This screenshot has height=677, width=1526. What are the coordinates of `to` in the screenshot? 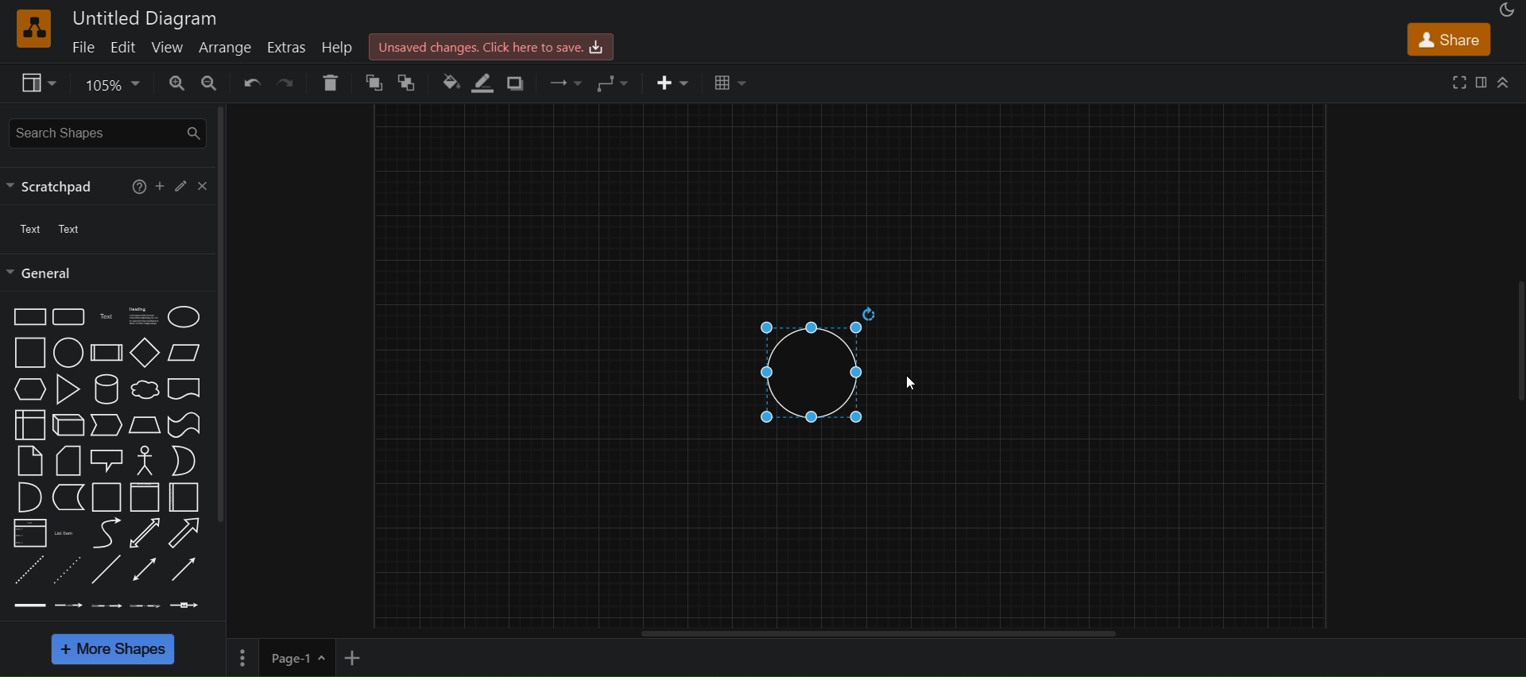 It's located at (408, 83).